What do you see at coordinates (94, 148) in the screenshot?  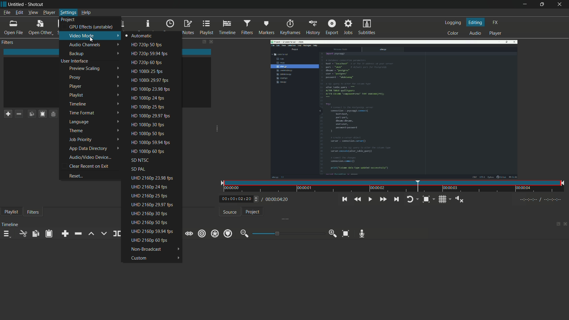 I see `app data directory` at bounding box center [94, 148].